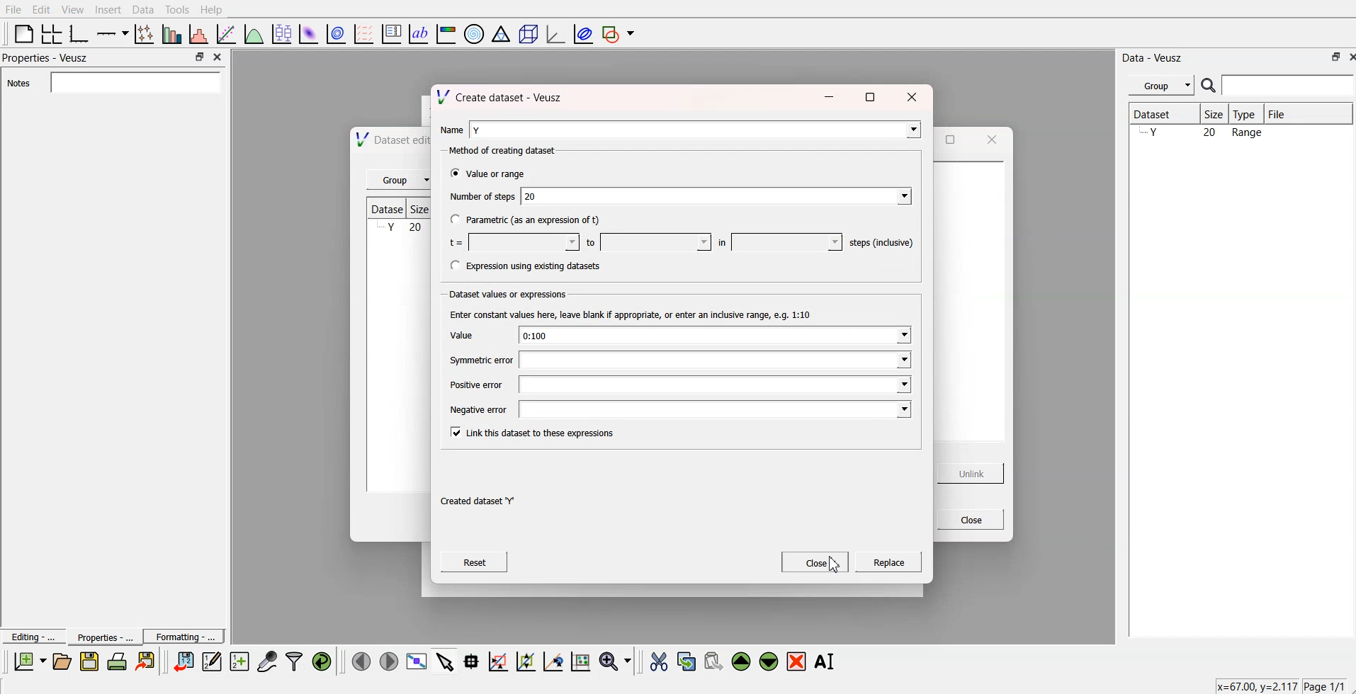 Image resolution: width=1356 pixels, height=694 pixels. Describe the element at coordinates (227, 33) in the screenshot. I see `fit a function to data` at that location.